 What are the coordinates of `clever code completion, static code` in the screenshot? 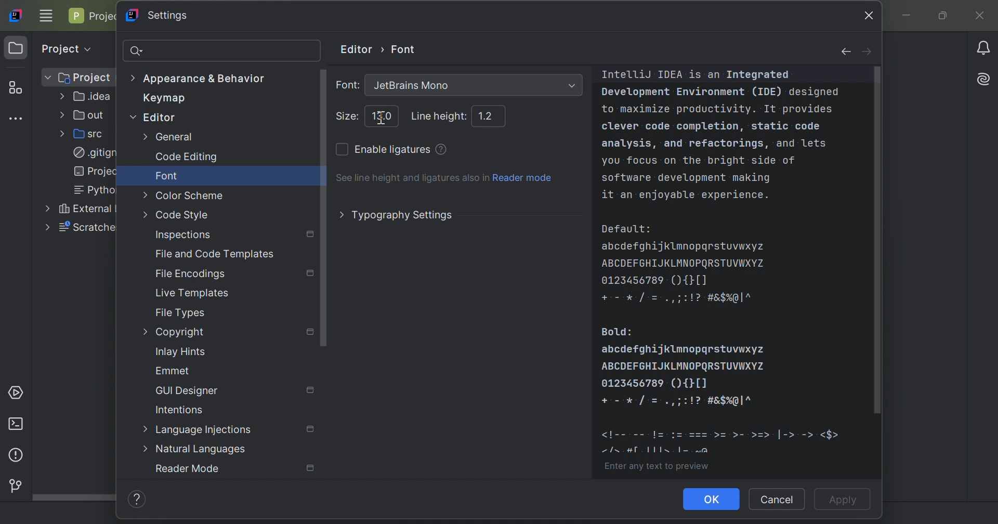 It's located at (708, 125).